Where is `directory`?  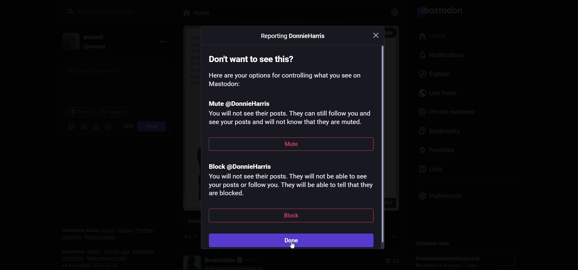
directory is located at coordinates (68, 237).